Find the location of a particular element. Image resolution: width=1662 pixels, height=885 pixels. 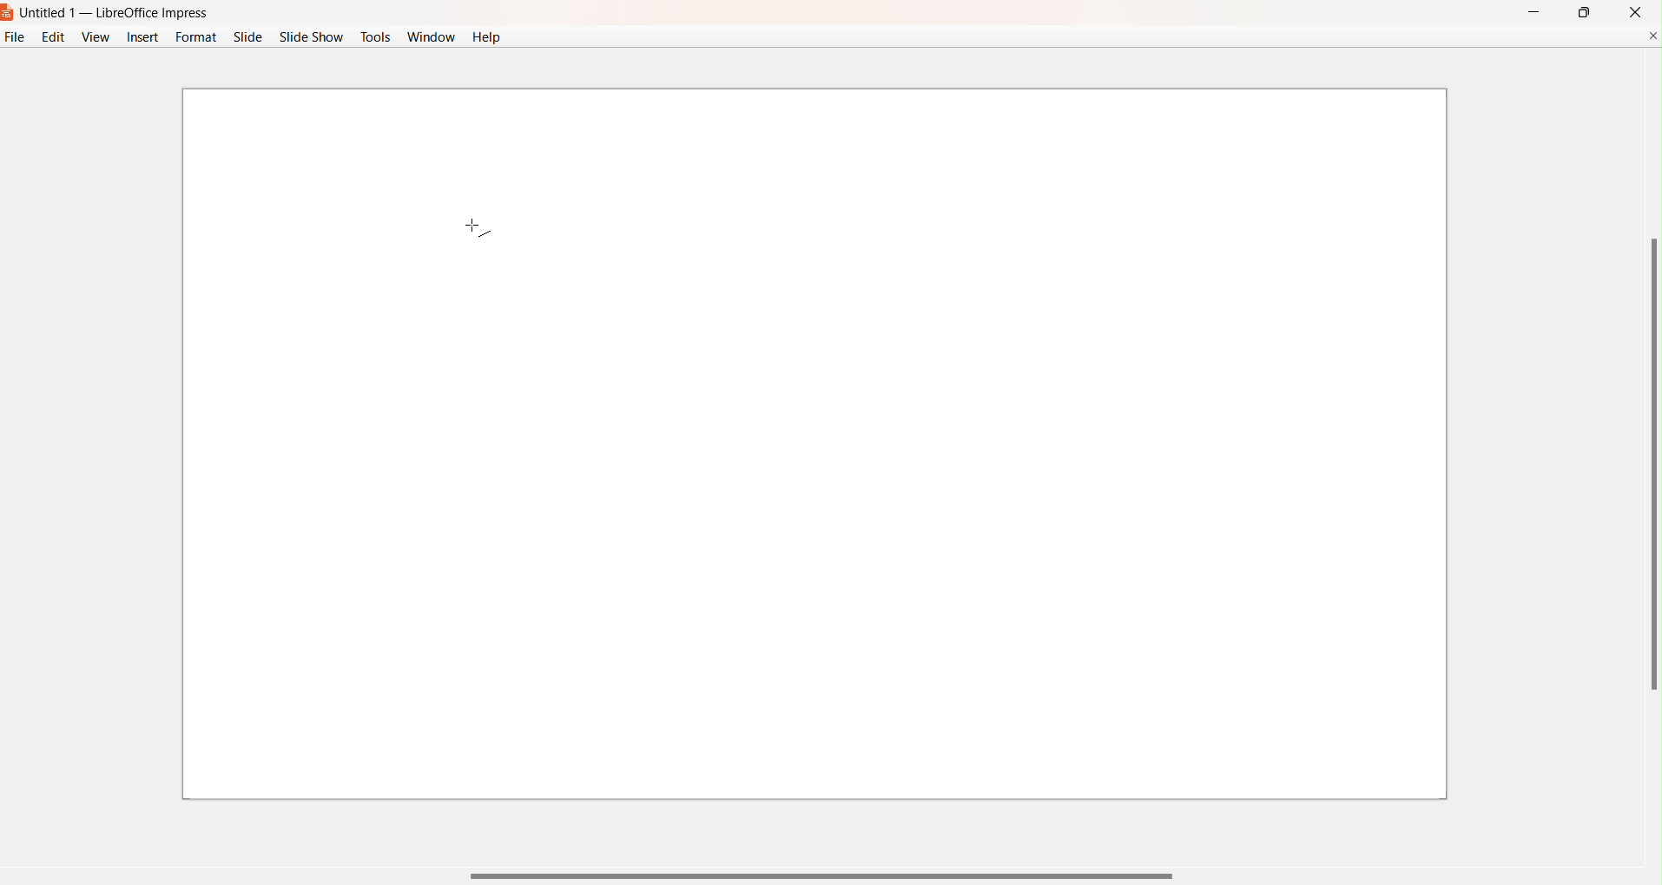

Slide Show is located at coordinates (312, 37).